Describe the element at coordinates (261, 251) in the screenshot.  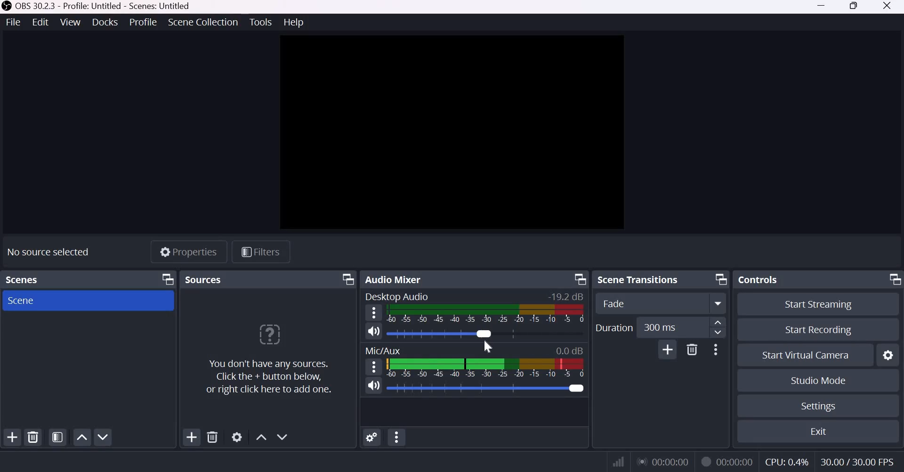
I see `Open source filters` at that location.